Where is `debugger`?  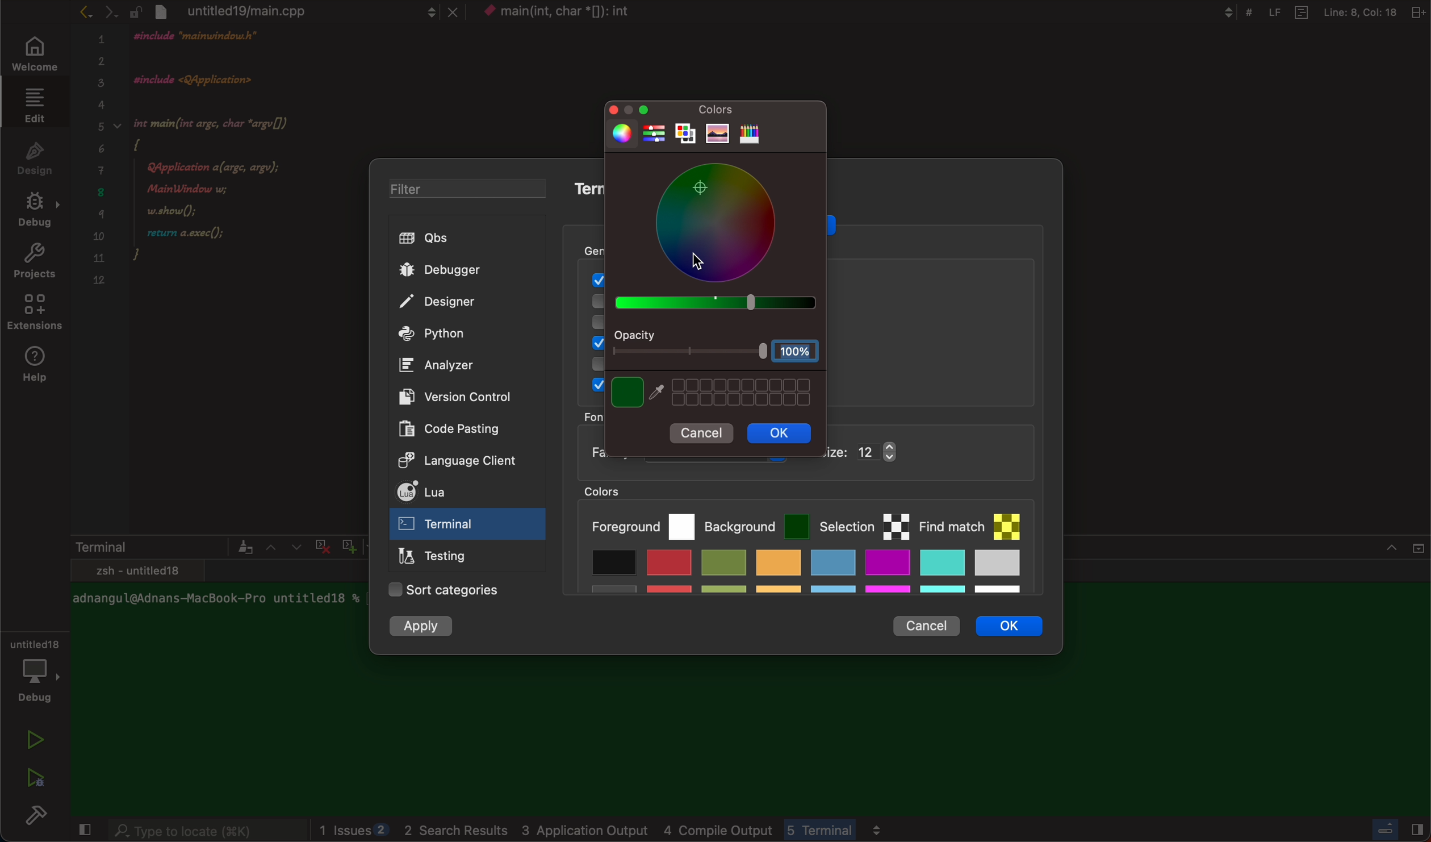 debugger is located at coordinates (459, 269).